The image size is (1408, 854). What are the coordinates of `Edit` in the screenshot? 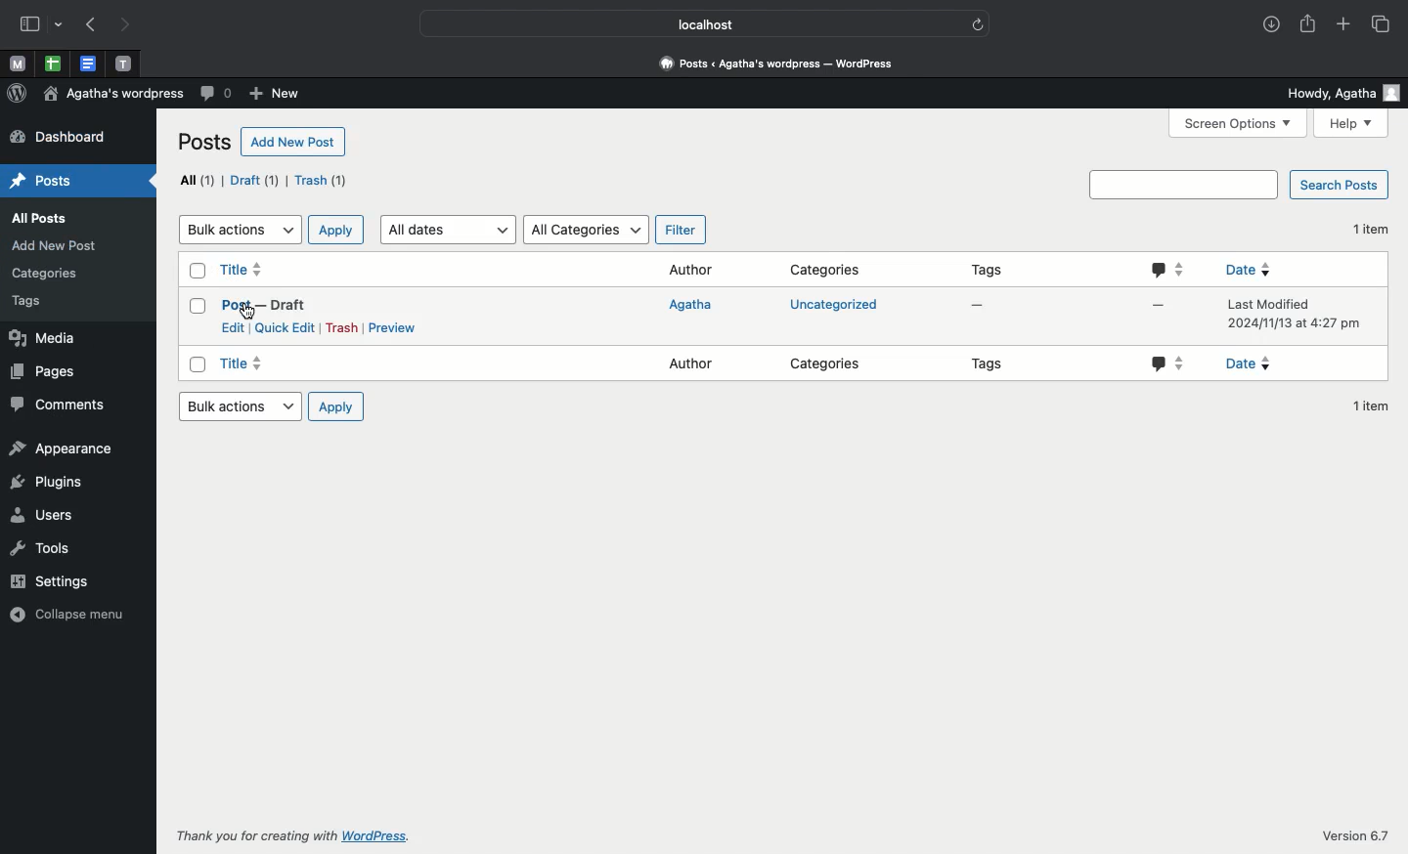 It's located at (235, 327).